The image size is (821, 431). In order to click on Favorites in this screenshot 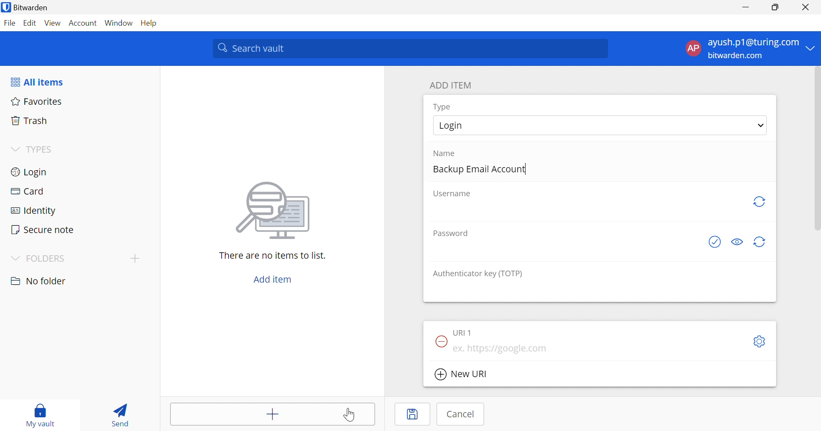, I will do `click(38, 101)`.